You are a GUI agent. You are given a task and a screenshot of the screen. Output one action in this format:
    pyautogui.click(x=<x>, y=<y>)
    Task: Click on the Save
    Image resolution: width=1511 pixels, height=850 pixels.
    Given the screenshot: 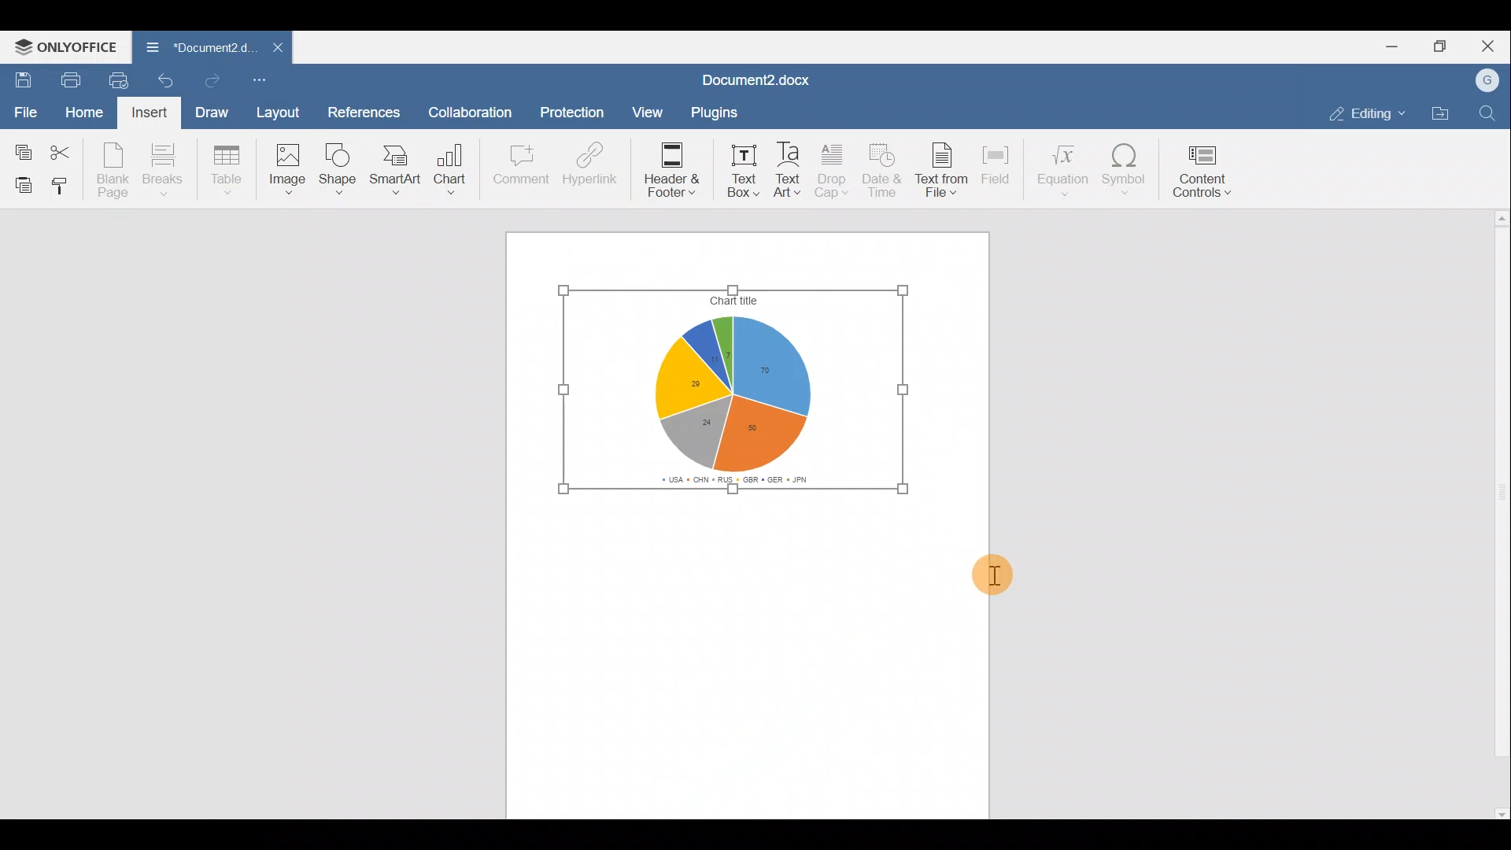 What is the action you would take?
    pyautogui.click(x=20, y=79)
    